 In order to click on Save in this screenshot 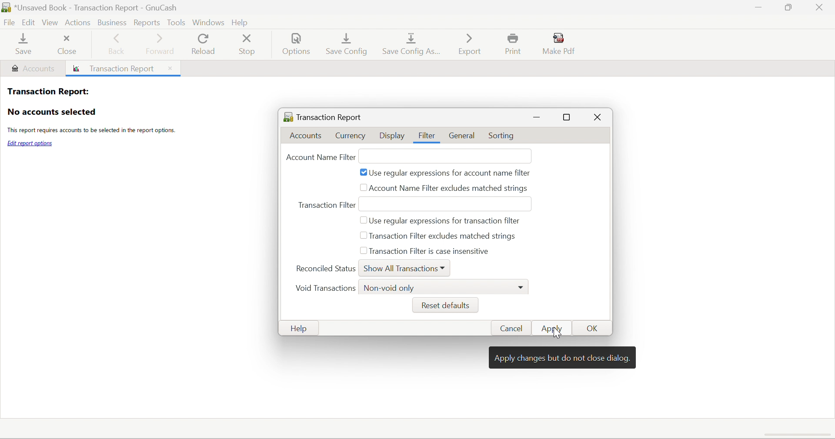, I will do `click(22, 45)`.